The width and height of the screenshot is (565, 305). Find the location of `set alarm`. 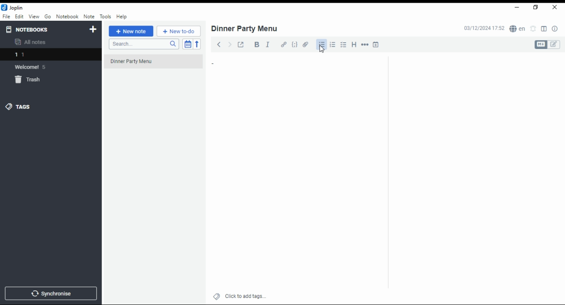

set alarm is located at coordinates (533, 29).